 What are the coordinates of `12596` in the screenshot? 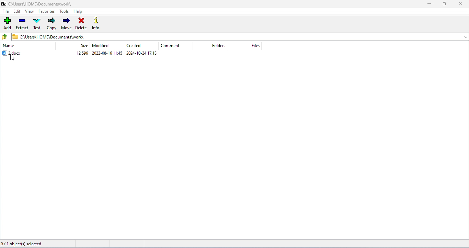 It's located at (82, 53).